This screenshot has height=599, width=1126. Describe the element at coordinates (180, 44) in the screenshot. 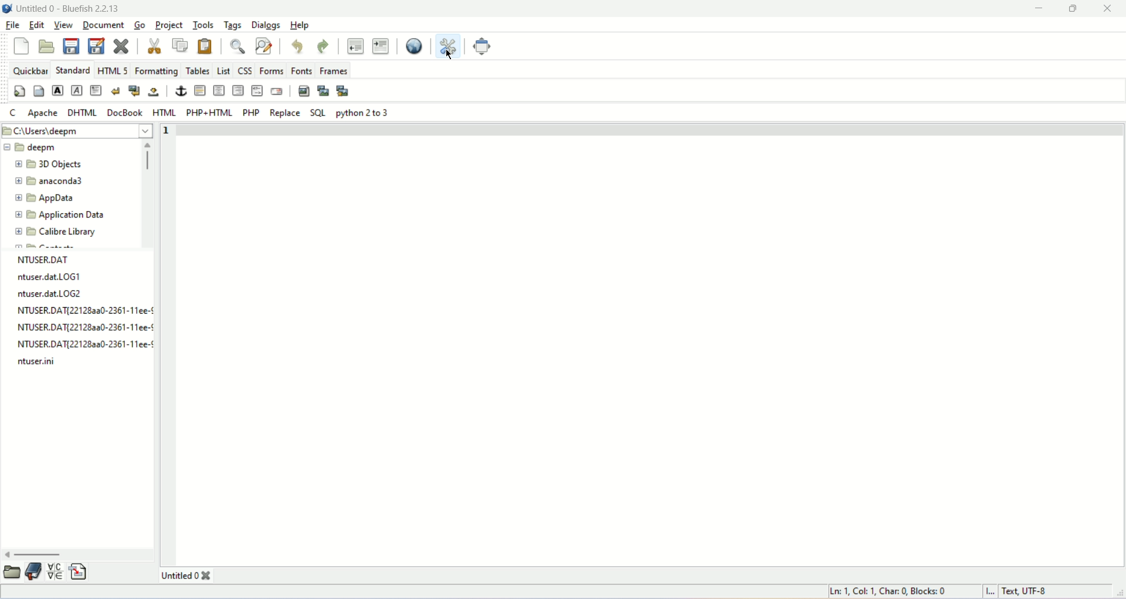

I see `copy` at that location.